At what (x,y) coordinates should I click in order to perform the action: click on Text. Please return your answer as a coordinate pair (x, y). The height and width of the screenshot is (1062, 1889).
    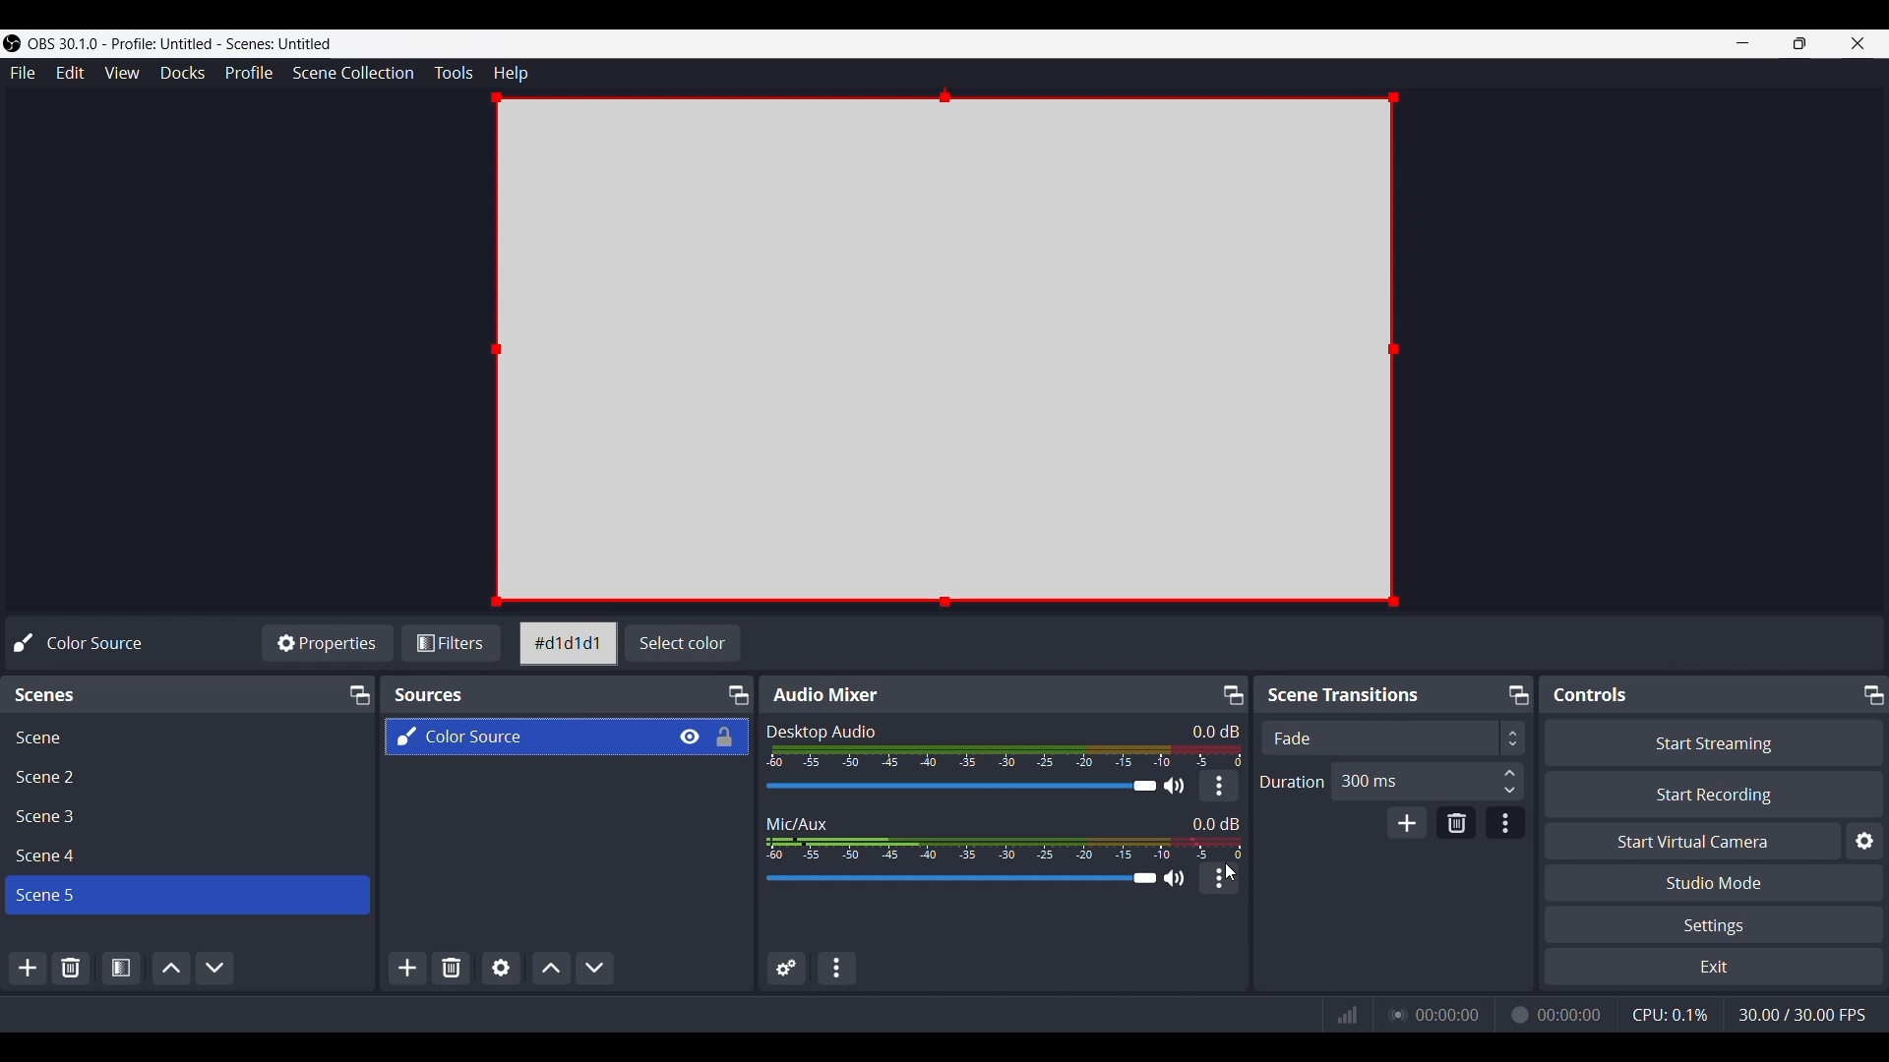
    Looking at the image, I should click on (1345, 695).